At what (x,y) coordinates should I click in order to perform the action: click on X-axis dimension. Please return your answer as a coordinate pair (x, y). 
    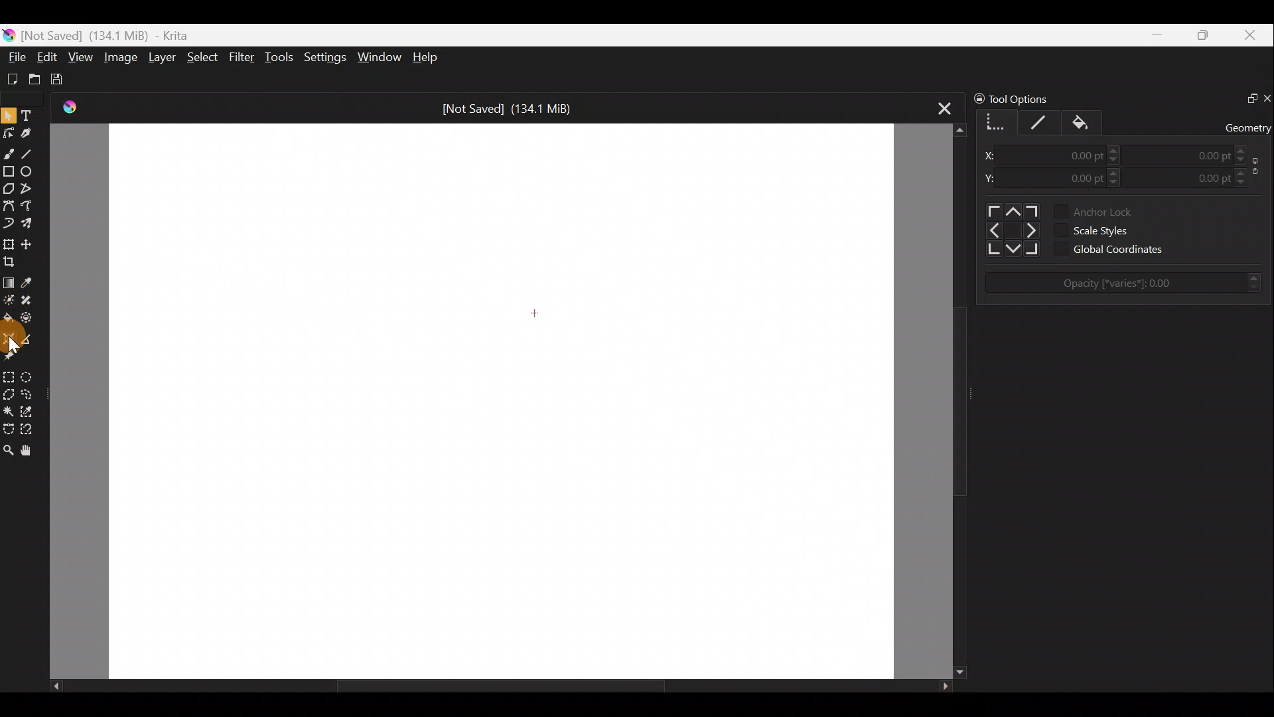
    Looking at the image, I should click on (994, 151).